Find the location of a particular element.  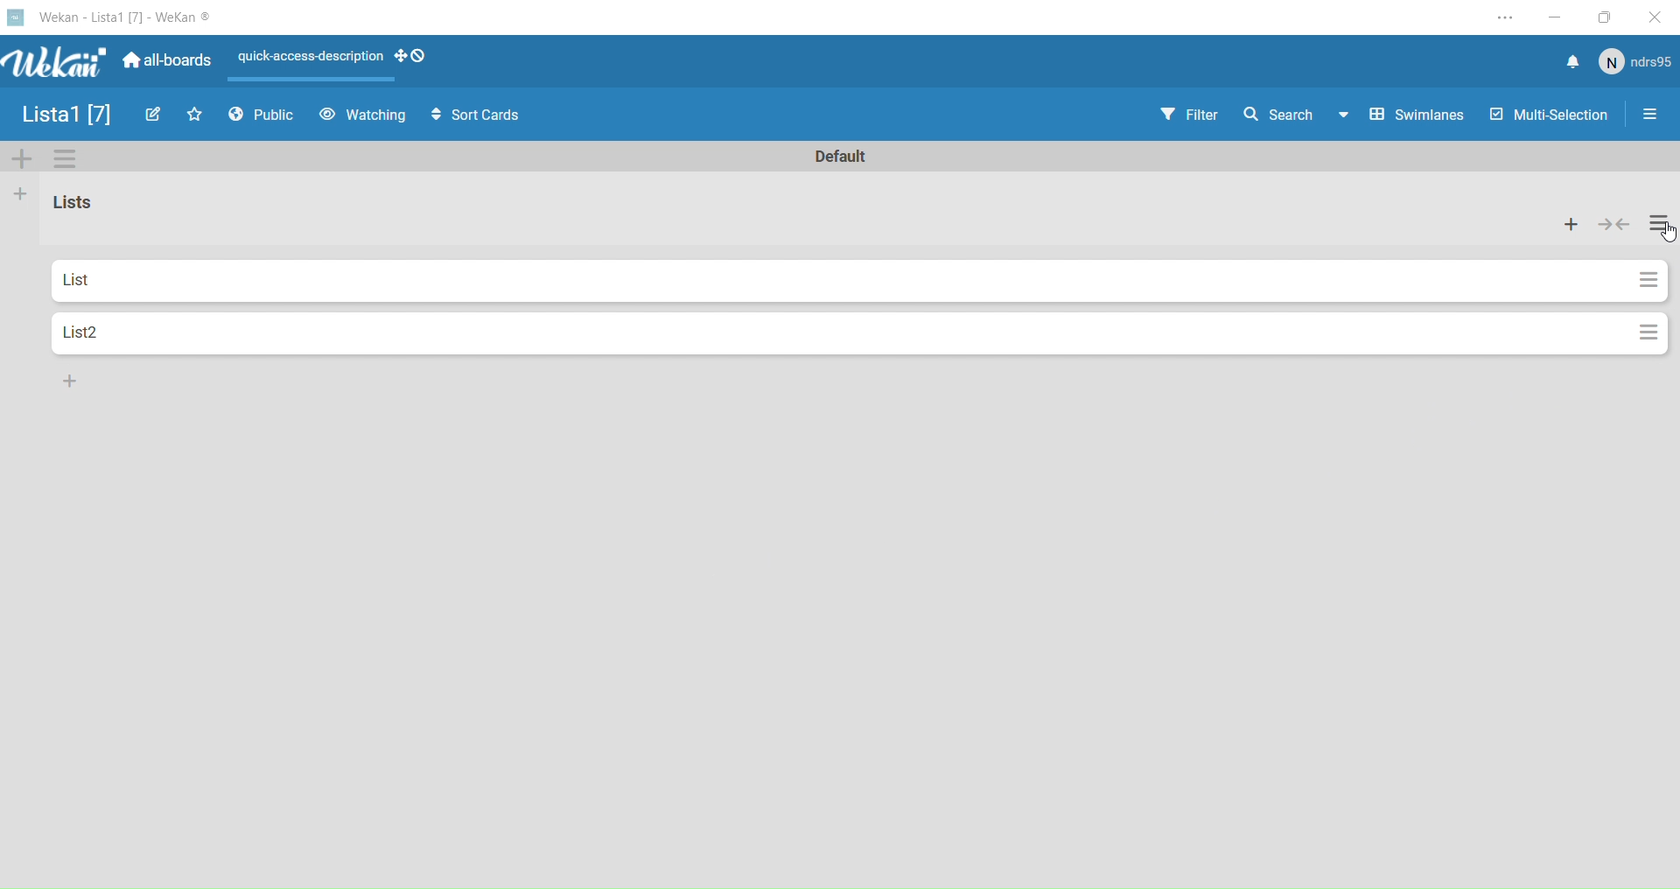

cursor is located at coordinates (1666, 234).